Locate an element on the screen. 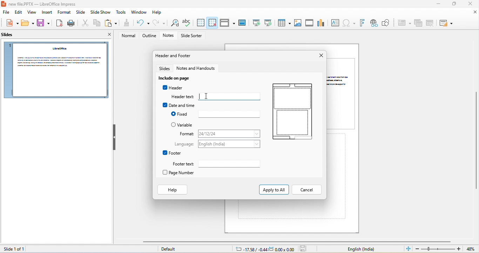 This screenshot has width=479, height=253. close is located at coordinates (107, 35).